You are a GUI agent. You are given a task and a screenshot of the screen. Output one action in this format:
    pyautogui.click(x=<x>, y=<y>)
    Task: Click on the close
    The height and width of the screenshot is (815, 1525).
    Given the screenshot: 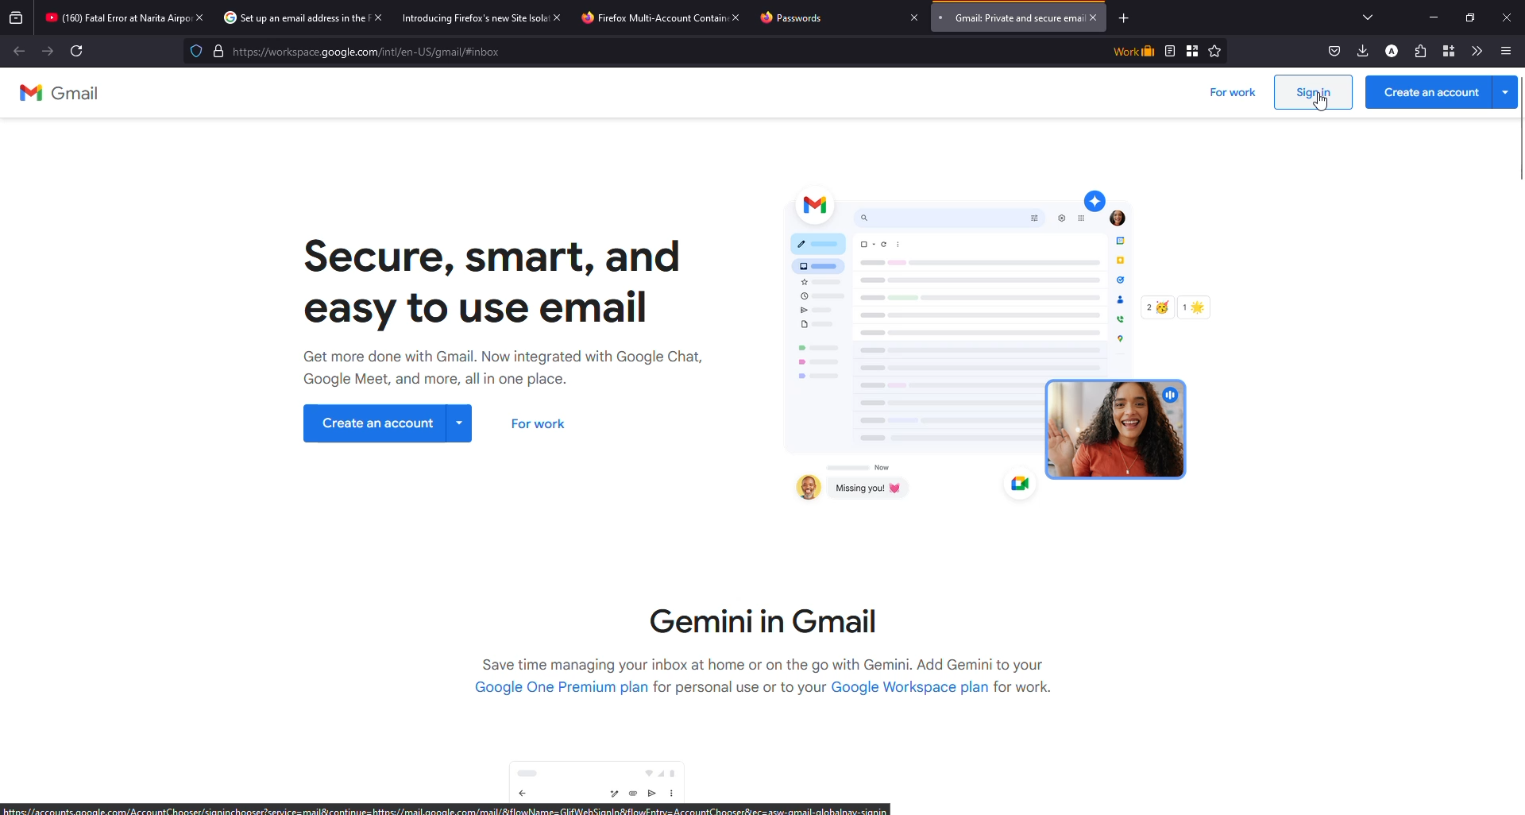 What is the action you would take?
    pyautogui.click(x=1509, y=16)
    